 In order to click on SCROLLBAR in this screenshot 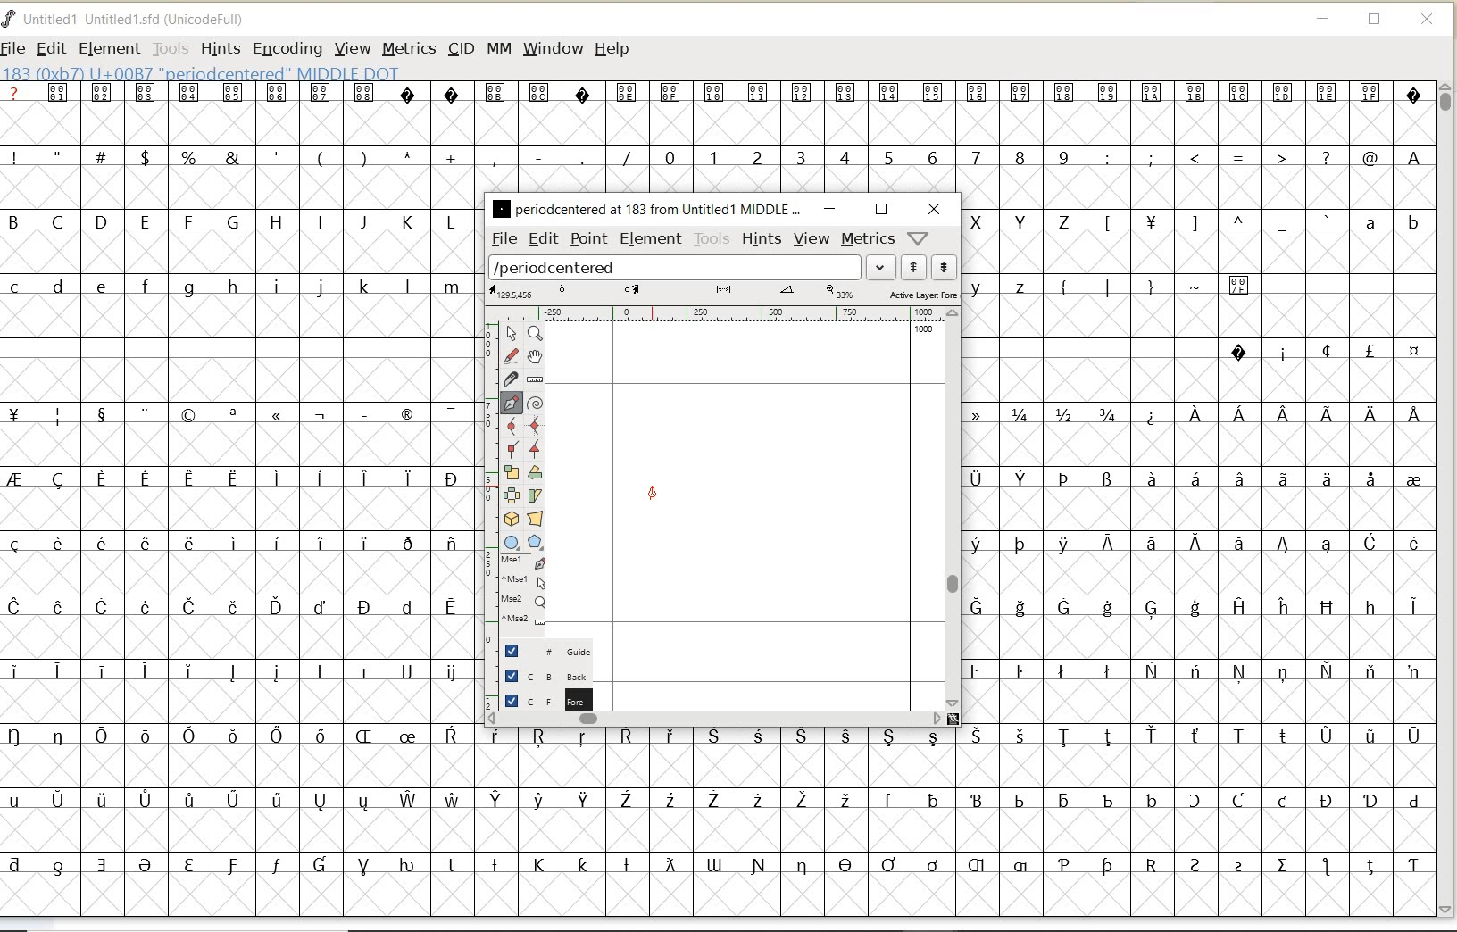, I will do `click(1448, 499)`.